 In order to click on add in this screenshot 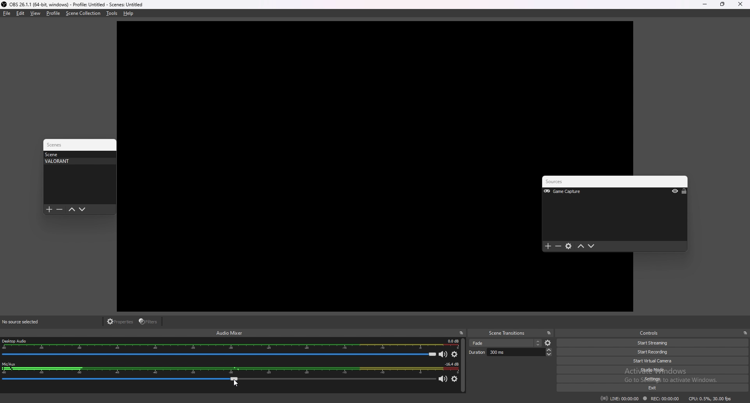, I will do `click(49, 210)`.